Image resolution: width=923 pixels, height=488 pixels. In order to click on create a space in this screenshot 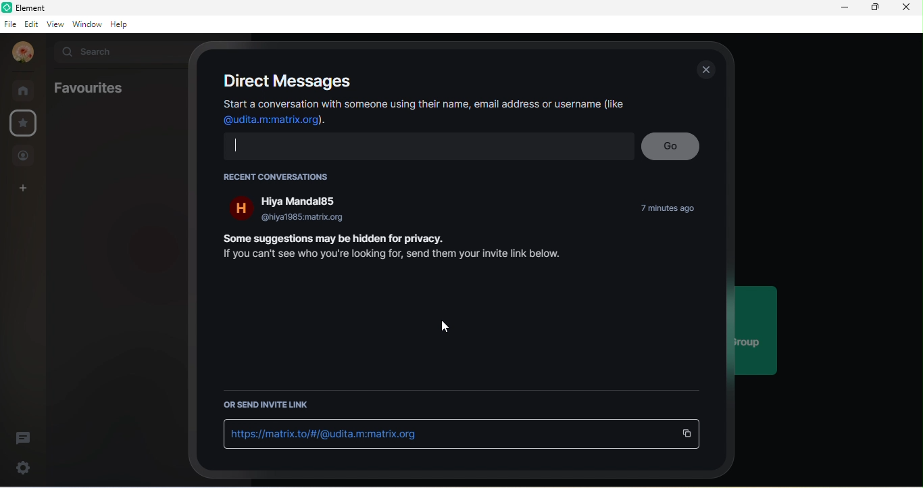, I will do `click(24, 189)`.